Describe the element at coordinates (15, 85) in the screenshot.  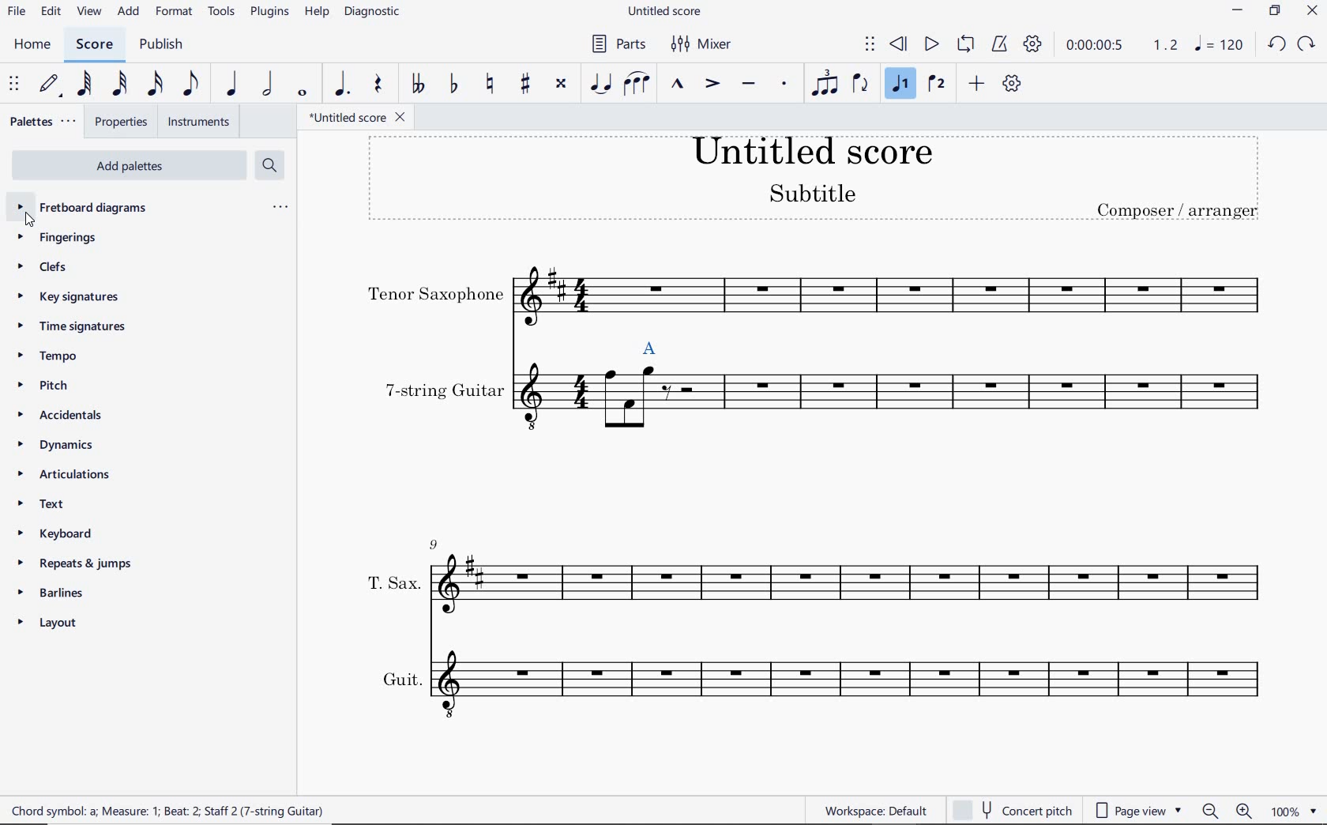
I see `SELECET TO MOVE` at that location.